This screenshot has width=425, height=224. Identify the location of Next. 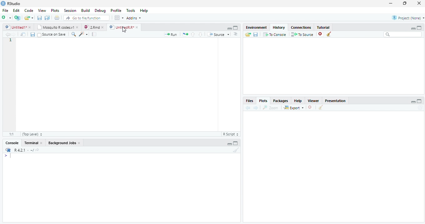
(256, 107).